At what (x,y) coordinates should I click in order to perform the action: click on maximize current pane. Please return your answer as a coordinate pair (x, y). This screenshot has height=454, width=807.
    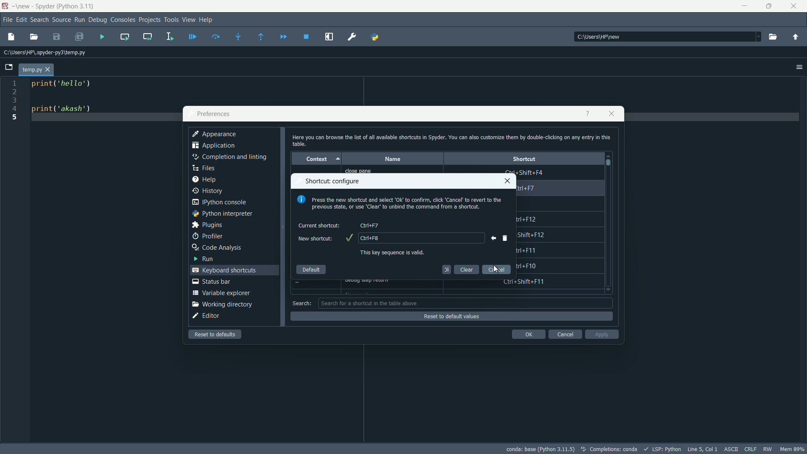
    Looking at the image, I should click on (329, 37).